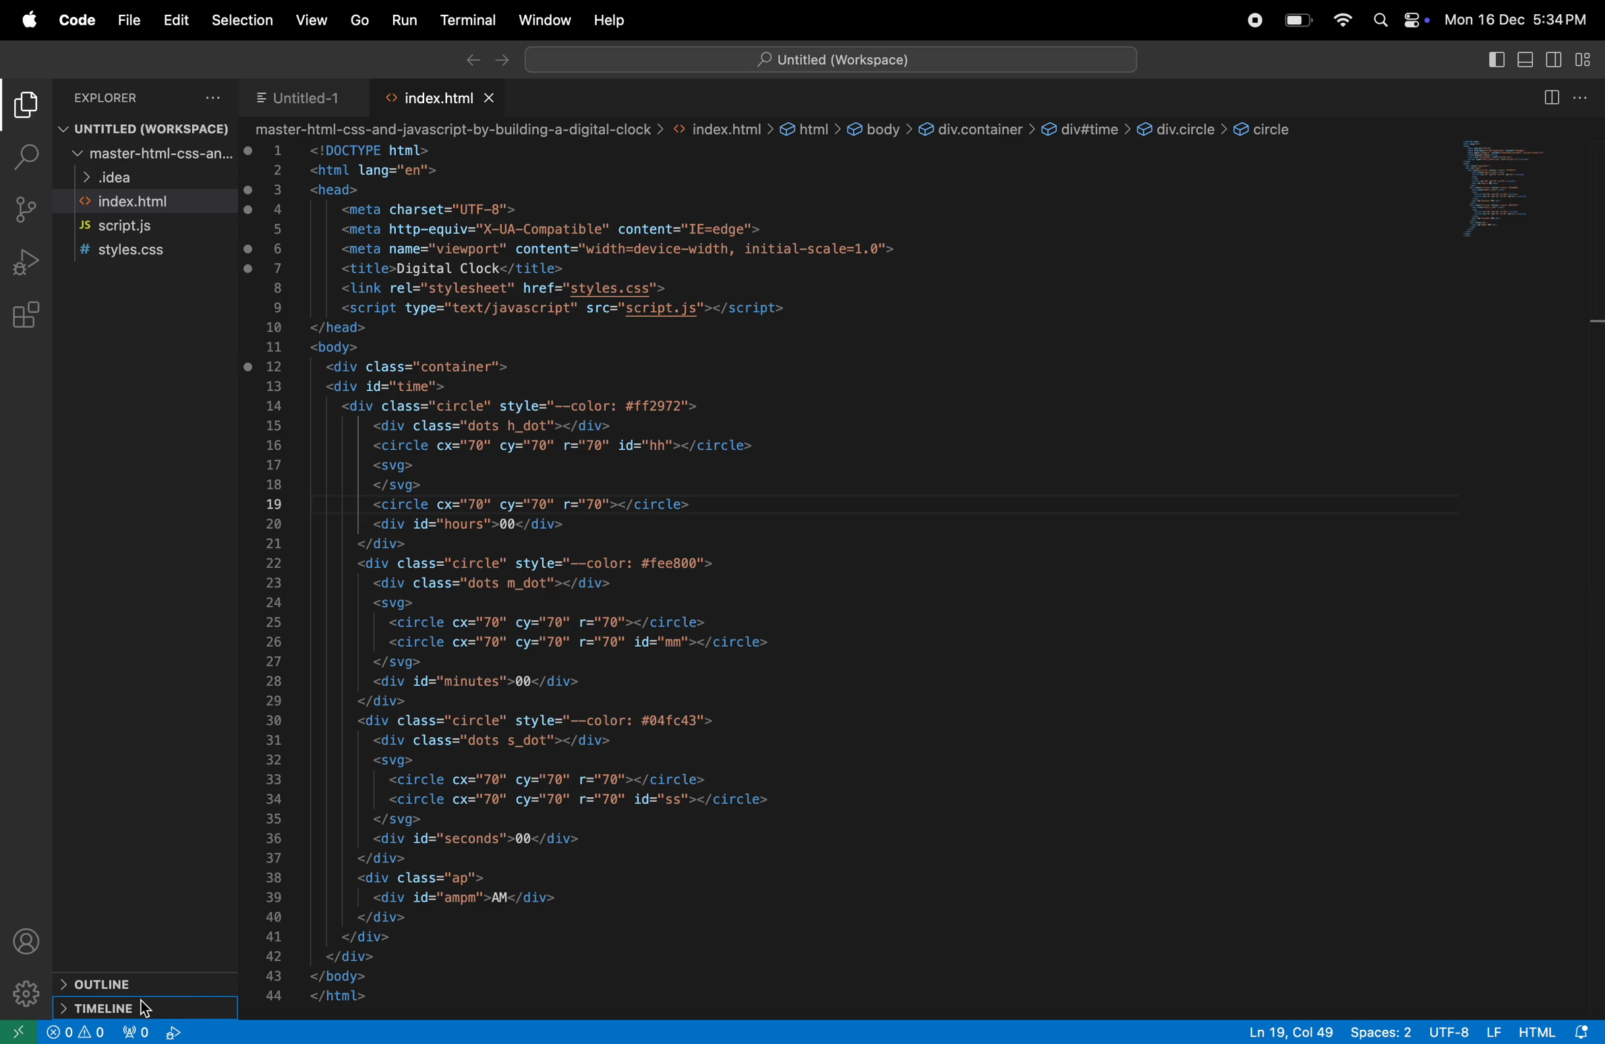 The image size is (1605, 1044). I want to click on Ln 19, Col 49, so click(1287, 1032).